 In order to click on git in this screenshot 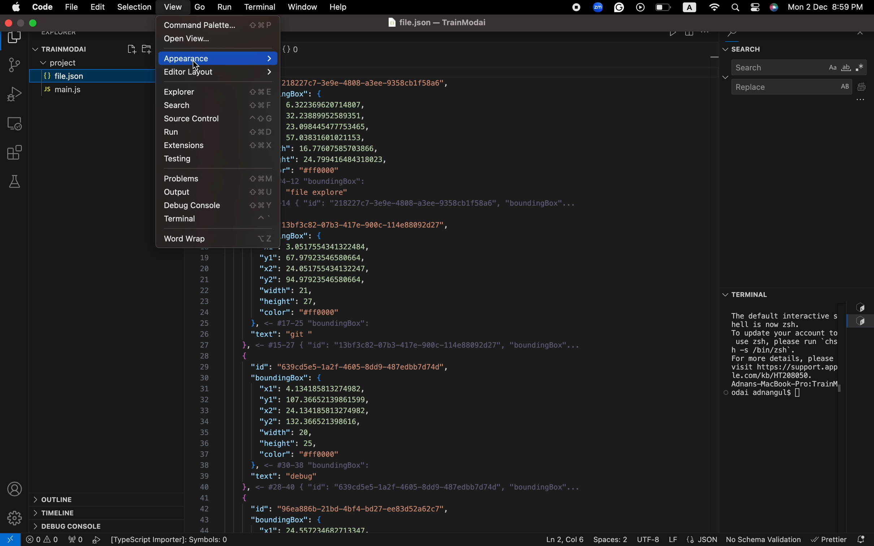, I will do `click(12, 66)`.